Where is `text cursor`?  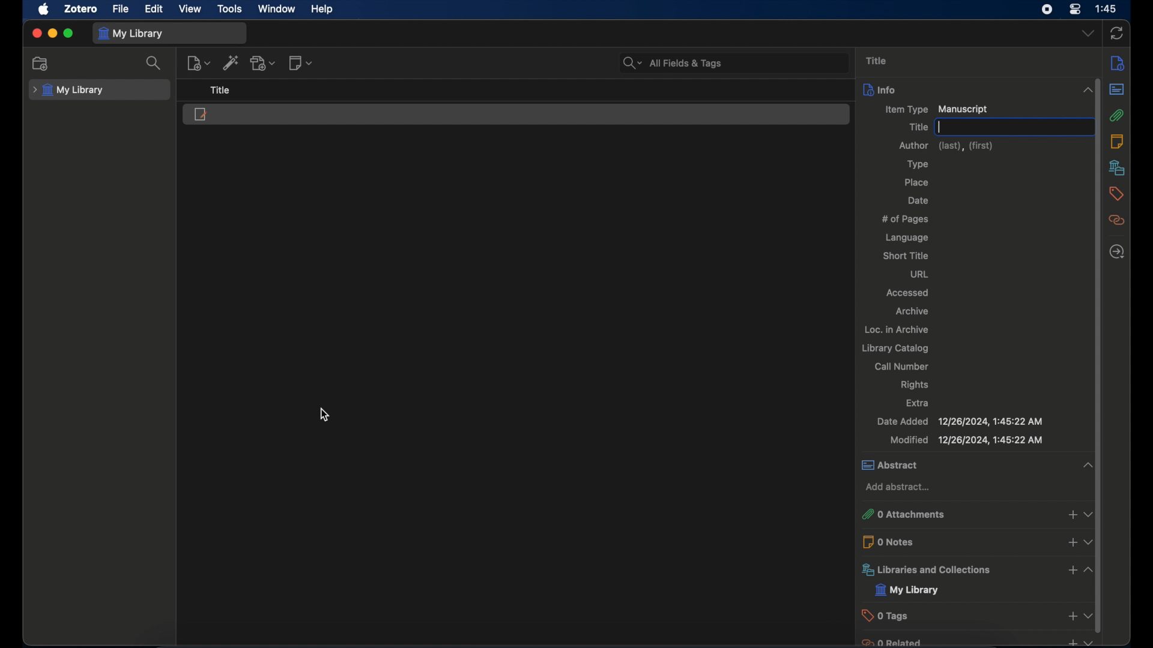
text cursor is located at coordinates (940, 127).